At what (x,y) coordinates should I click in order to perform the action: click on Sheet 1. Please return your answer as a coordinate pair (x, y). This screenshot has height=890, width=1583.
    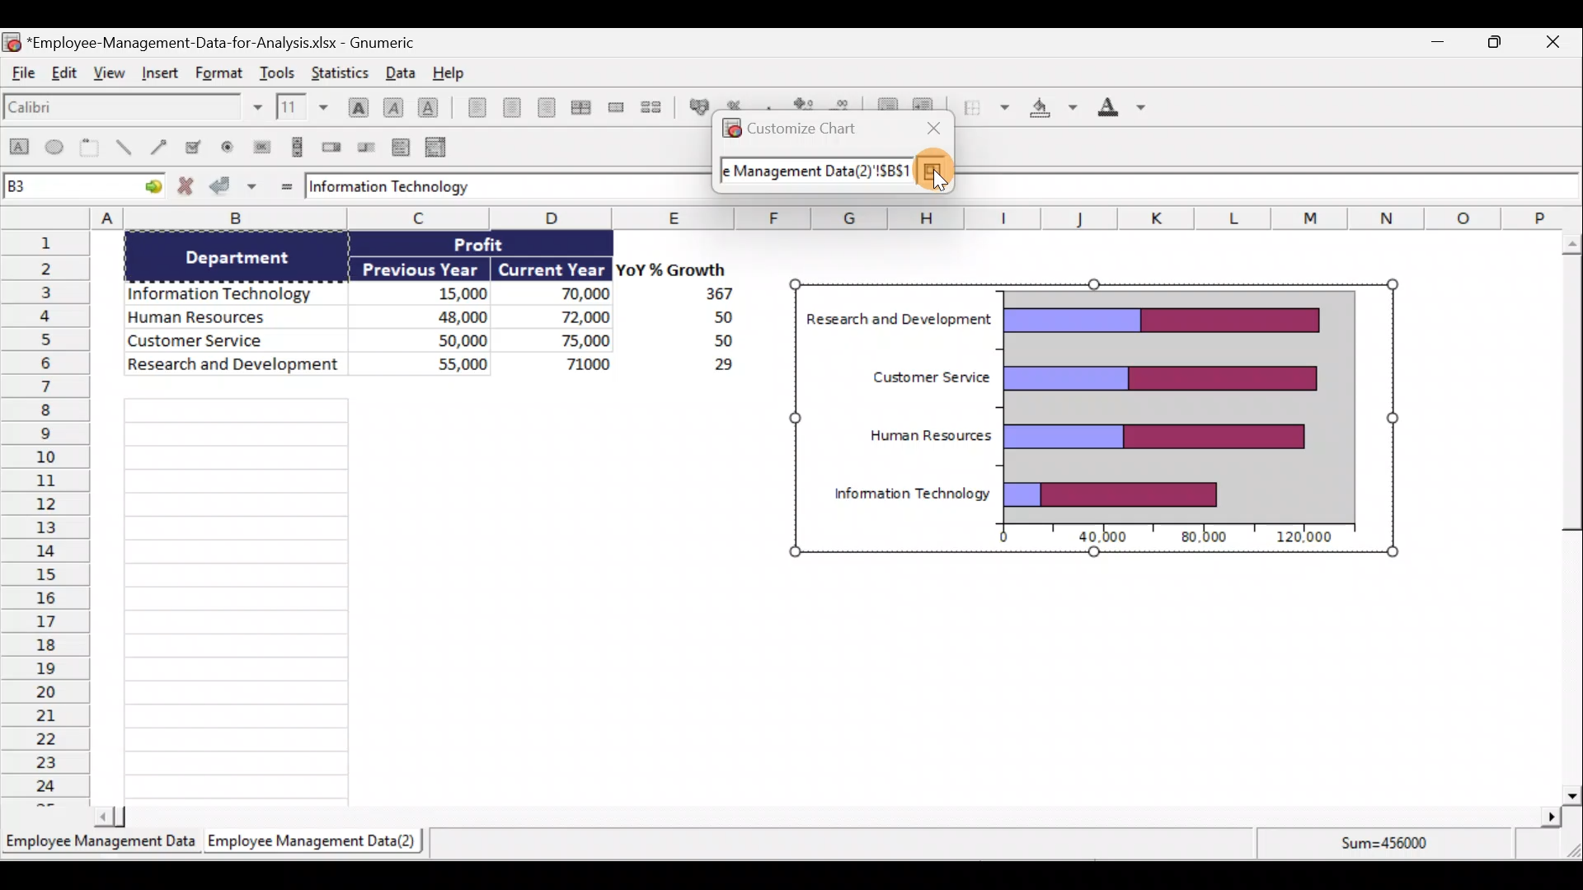
    Looking at the image, I should click on (101, 845).